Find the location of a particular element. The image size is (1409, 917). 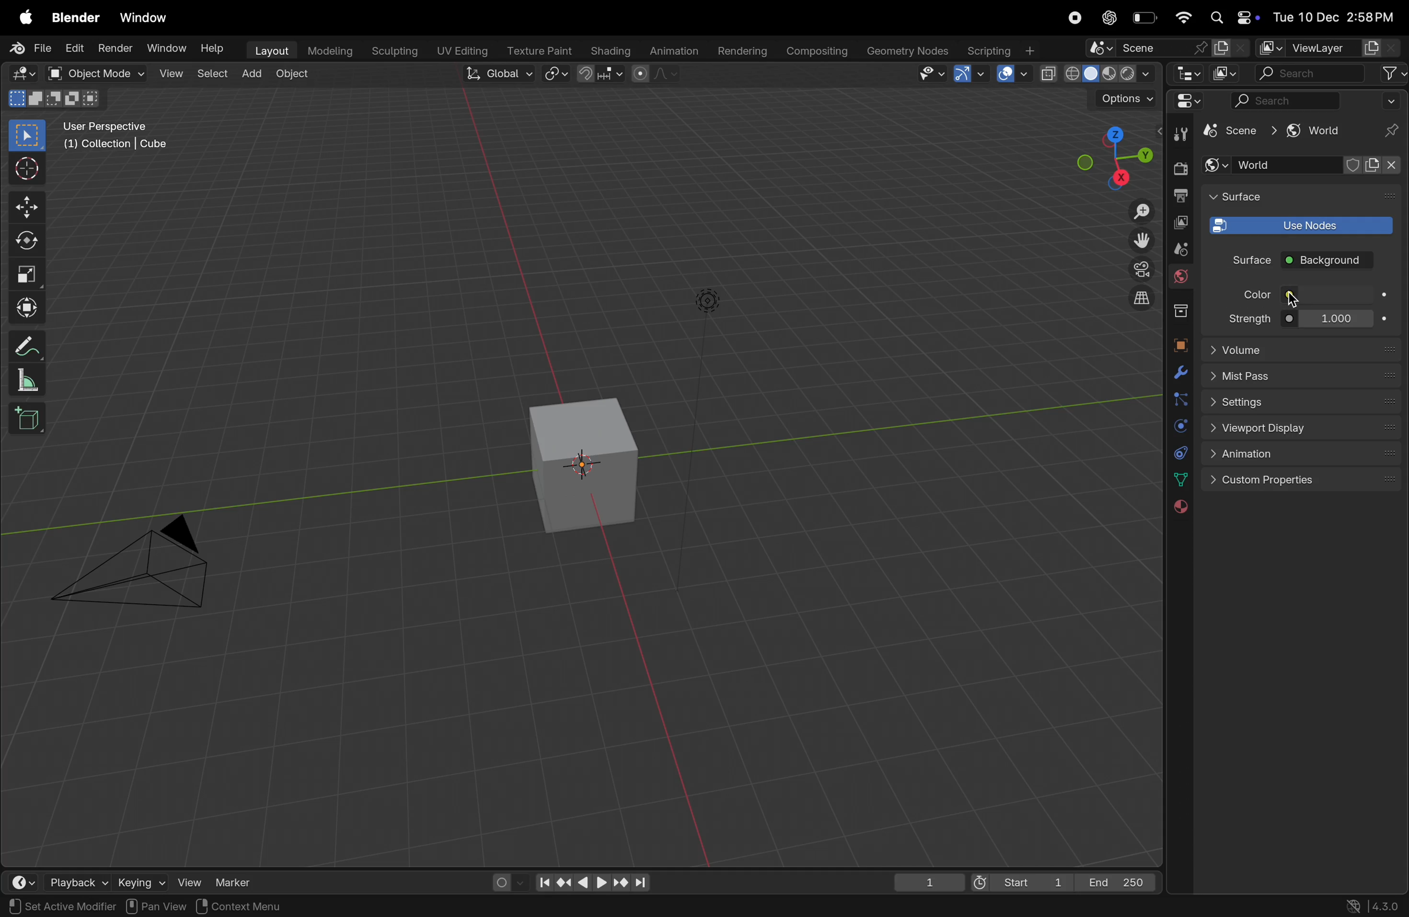

options is located at coordinates (1126, 98).